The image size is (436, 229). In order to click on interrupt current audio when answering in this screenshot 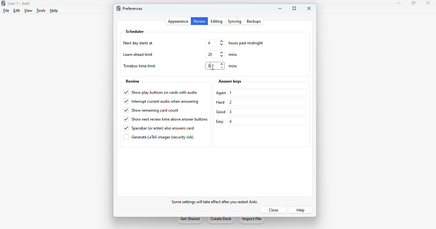, I will do `click(162, 101)`.